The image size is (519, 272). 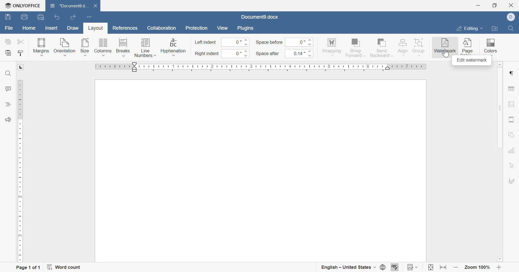 I want to click on view, so click(x=222, y=28).